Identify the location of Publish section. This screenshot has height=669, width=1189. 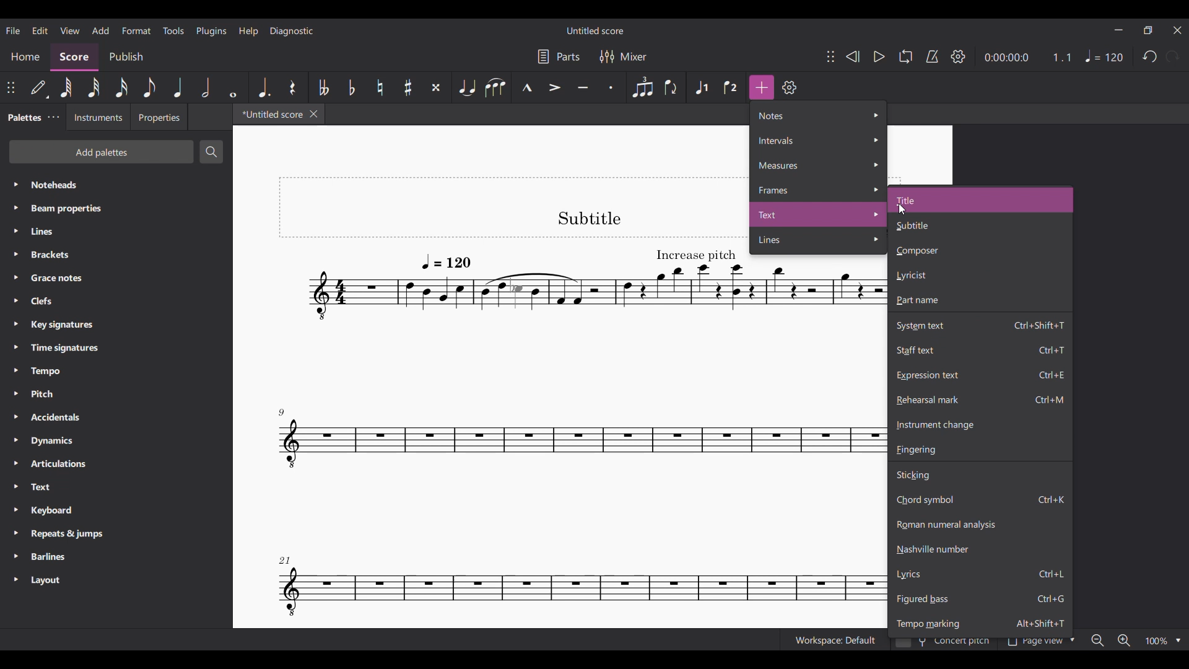
(126, 57).